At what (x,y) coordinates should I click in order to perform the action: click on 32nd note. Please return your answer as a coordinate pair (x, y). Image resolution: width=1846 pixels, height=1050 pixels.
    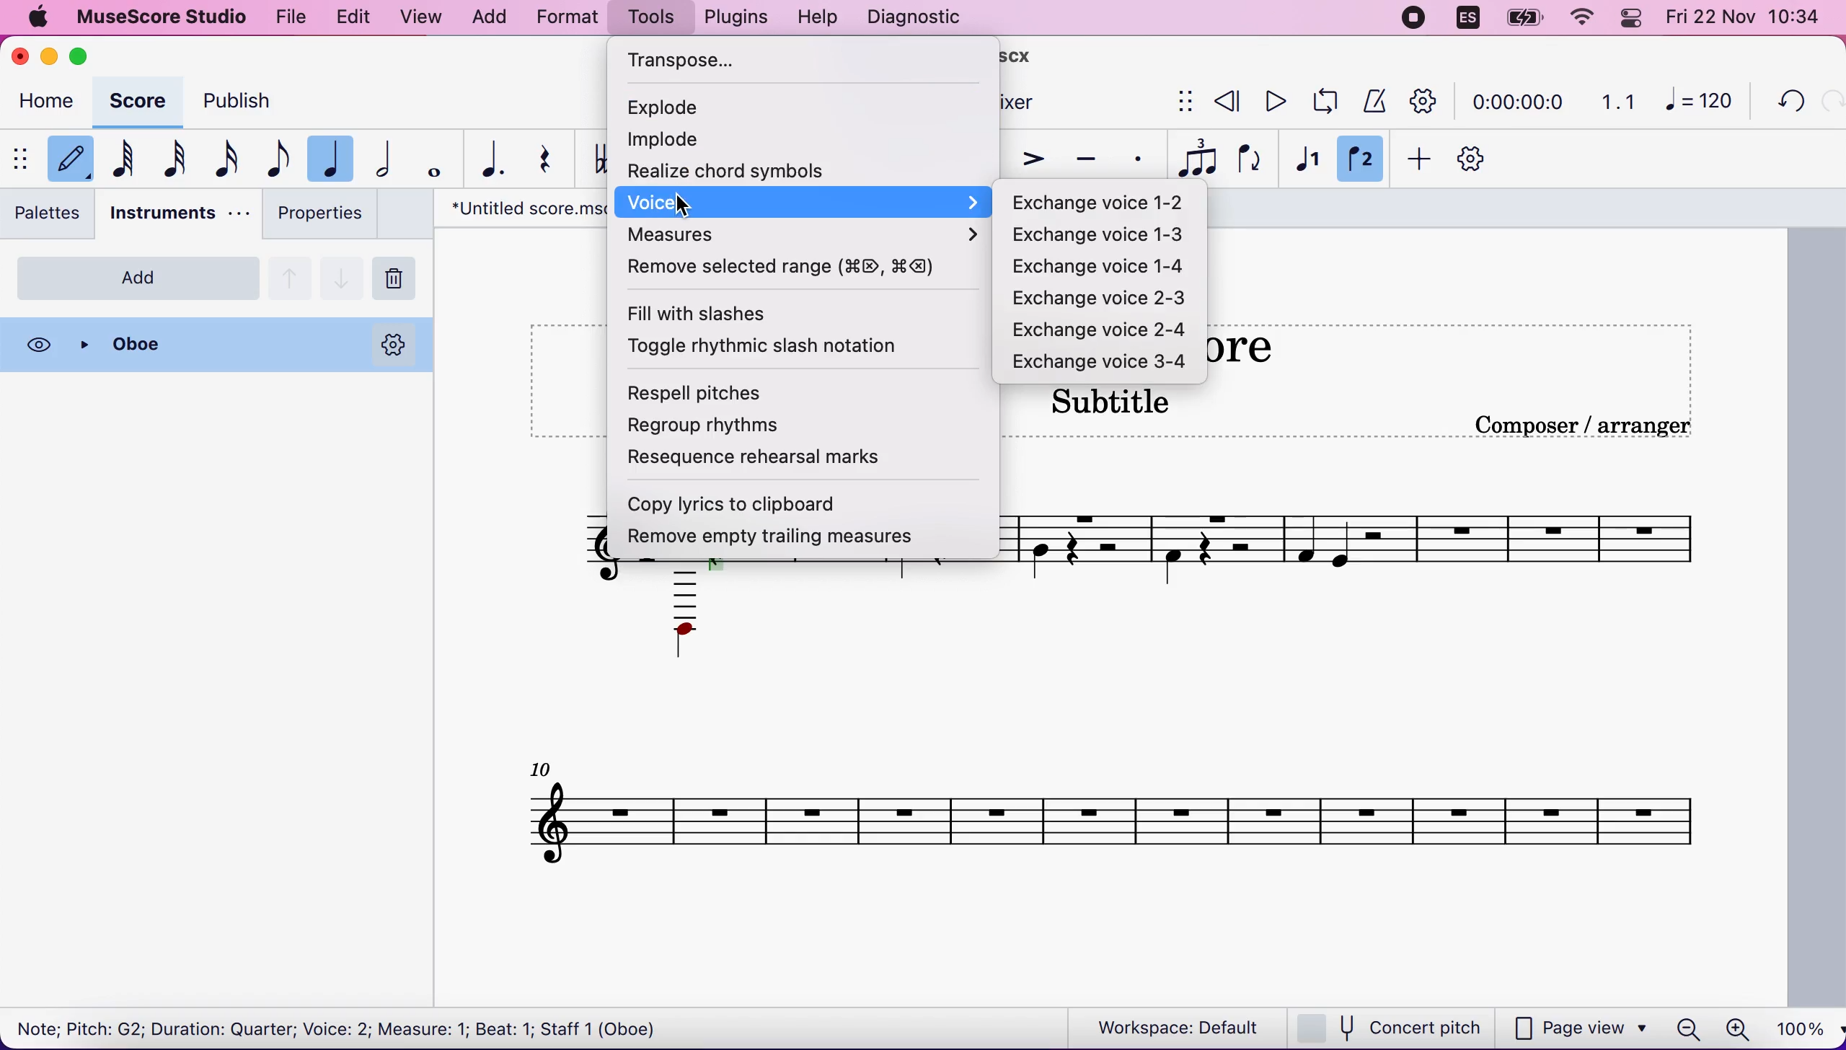
    Looking at the image, I should click on (183, 160).